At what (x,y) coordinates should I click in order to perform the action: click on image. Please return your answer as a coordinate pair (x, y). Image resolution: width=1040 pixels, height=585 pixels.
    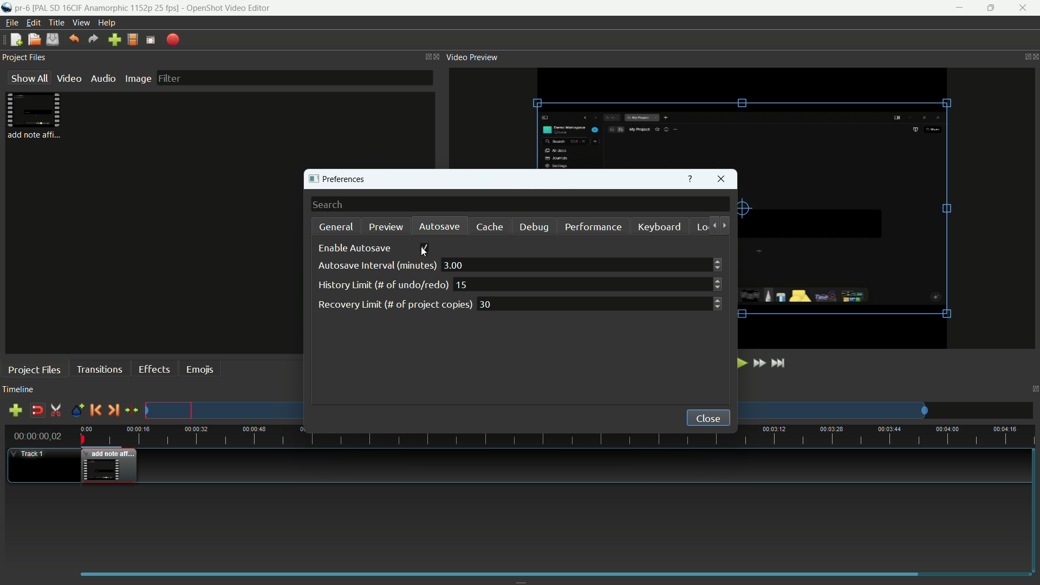
    Looking at the image, I should click on (138, 79).